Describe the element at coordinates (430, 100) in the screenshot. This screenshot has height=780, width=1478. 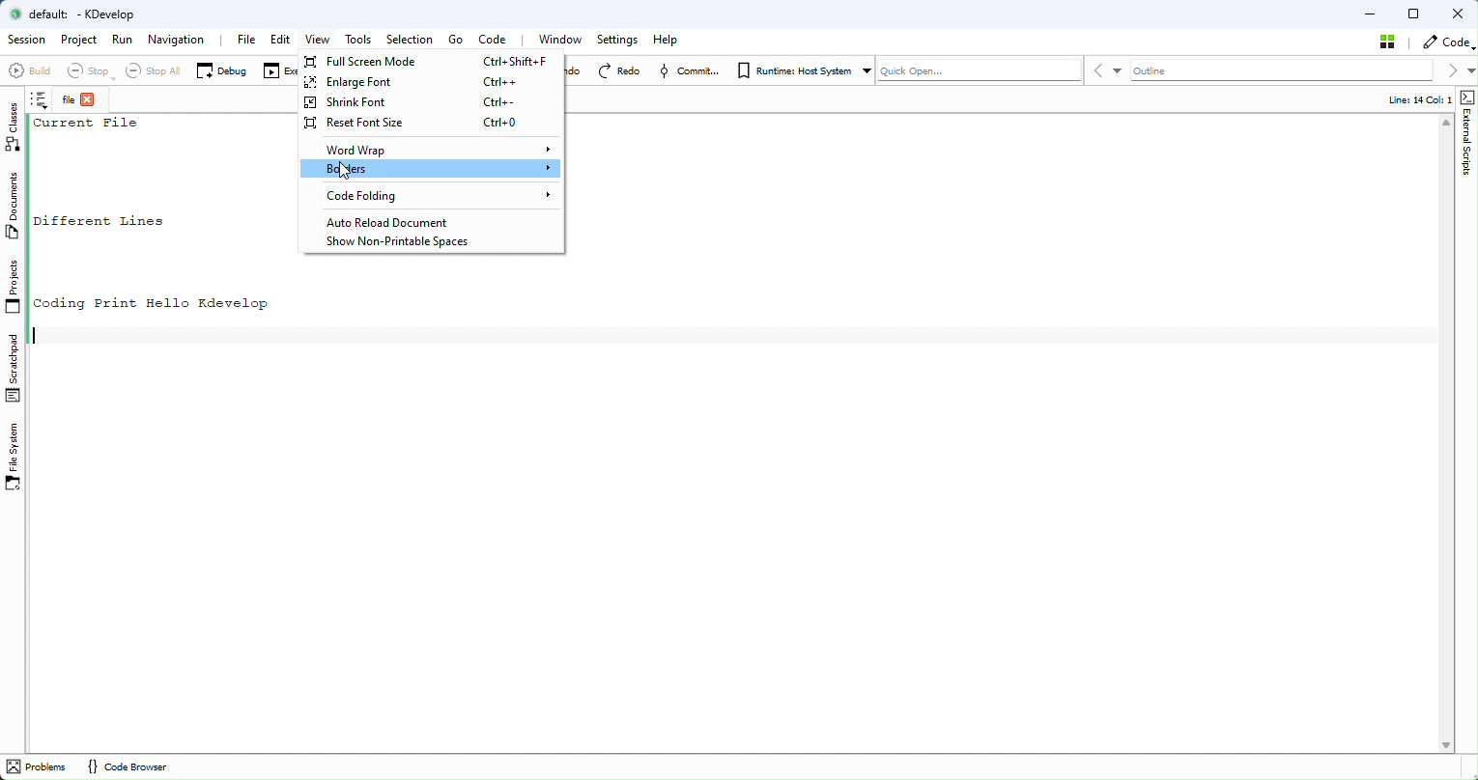
I see `Enlarge Font Ctrl++` at that location.